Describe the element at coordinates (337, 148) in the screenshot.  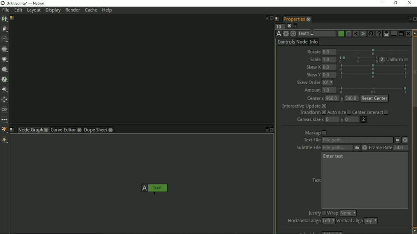
I see `file path` at that location.